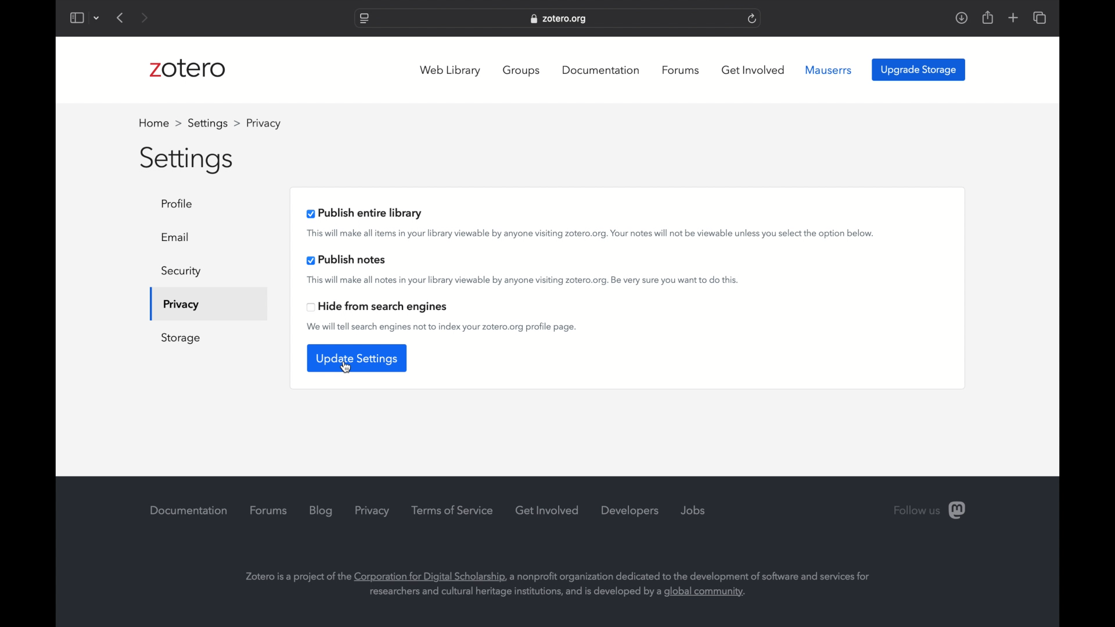 The image size is (1115, 627). Describe the element at coordinates (365, 213) in the screenshot. I see `publish entire library` at that location.